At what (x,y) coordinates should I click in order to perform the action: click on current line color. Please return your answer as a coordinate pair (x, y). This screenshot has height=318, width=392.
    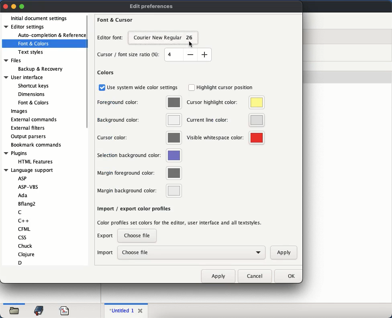
    Looking at the image, I should click on (214, 121).